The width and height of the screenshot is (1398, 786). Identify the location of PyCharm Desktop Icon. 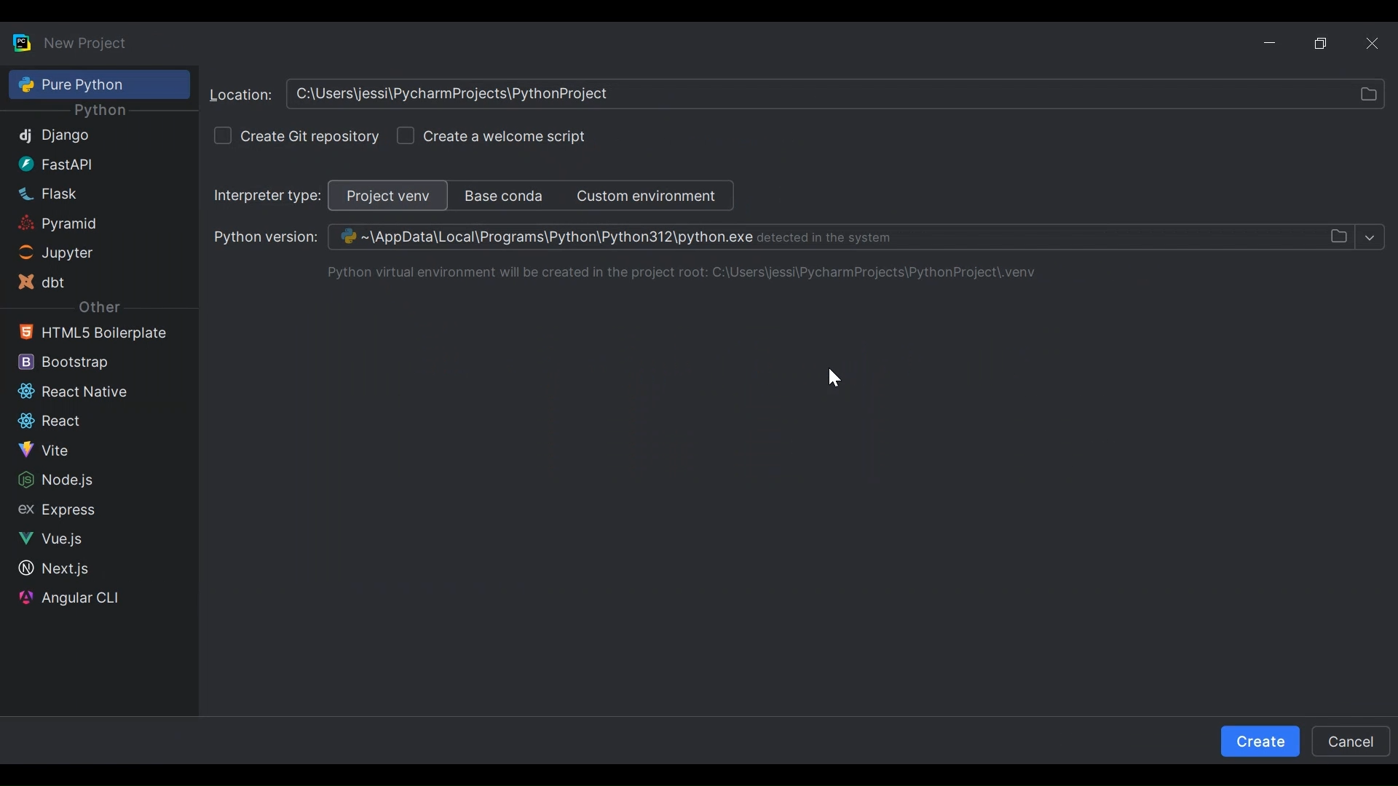
(21, 43).